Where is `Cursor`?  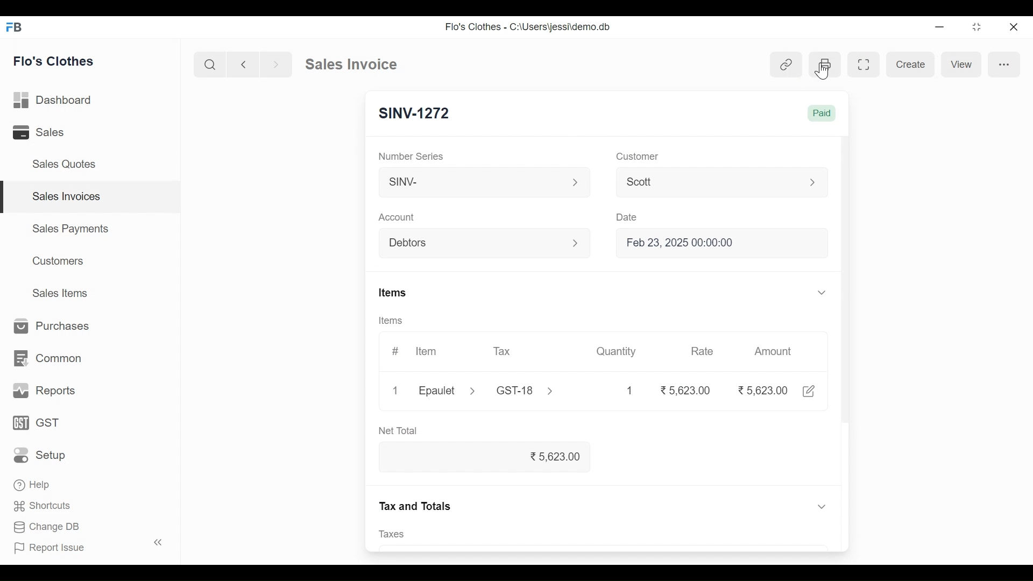
Cursor is located at coordinates (824, 73).